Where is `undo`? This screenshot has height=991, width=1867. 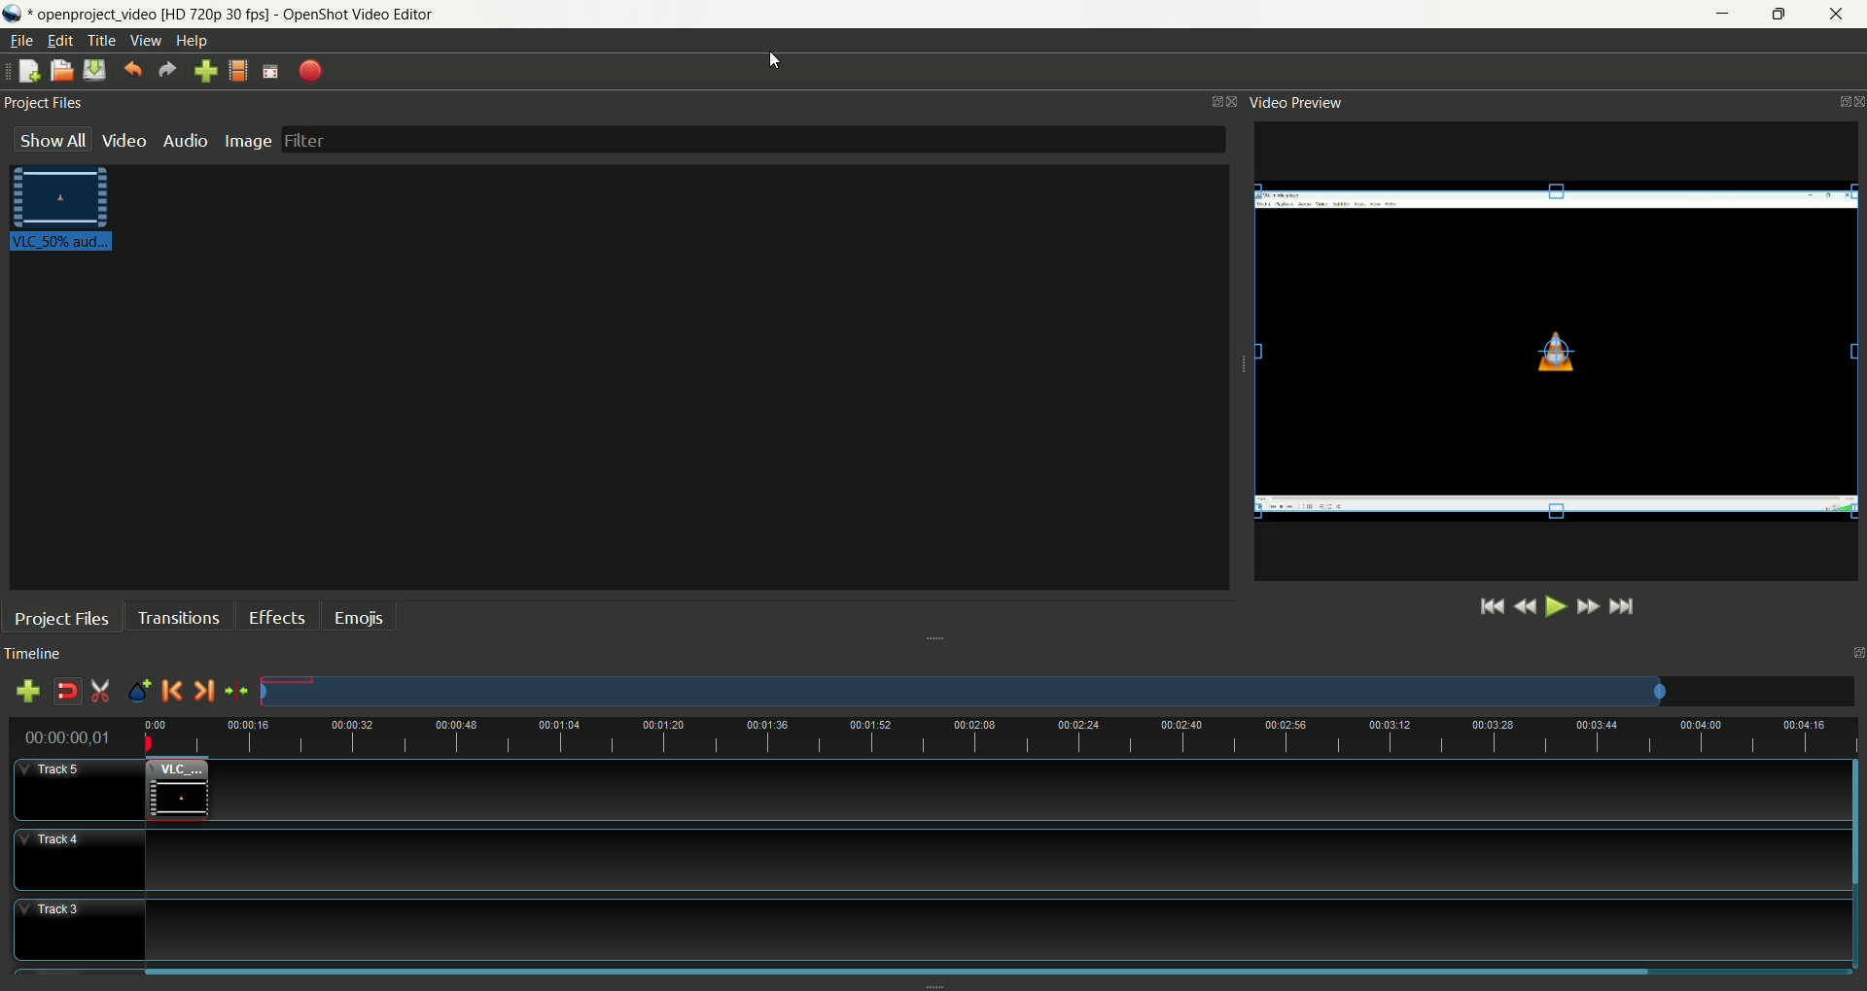 undo is located at coordinates (135, 69).